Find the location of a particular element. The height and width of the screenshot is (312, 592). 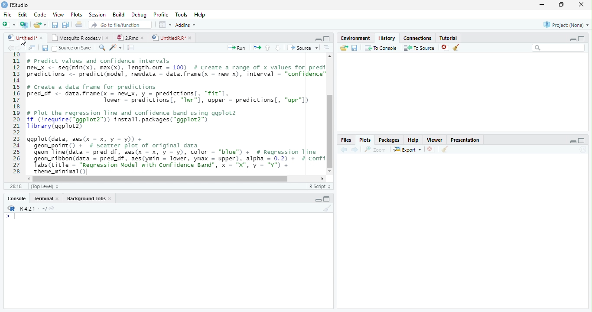

Load workspace is located at coordinates (344, 49).